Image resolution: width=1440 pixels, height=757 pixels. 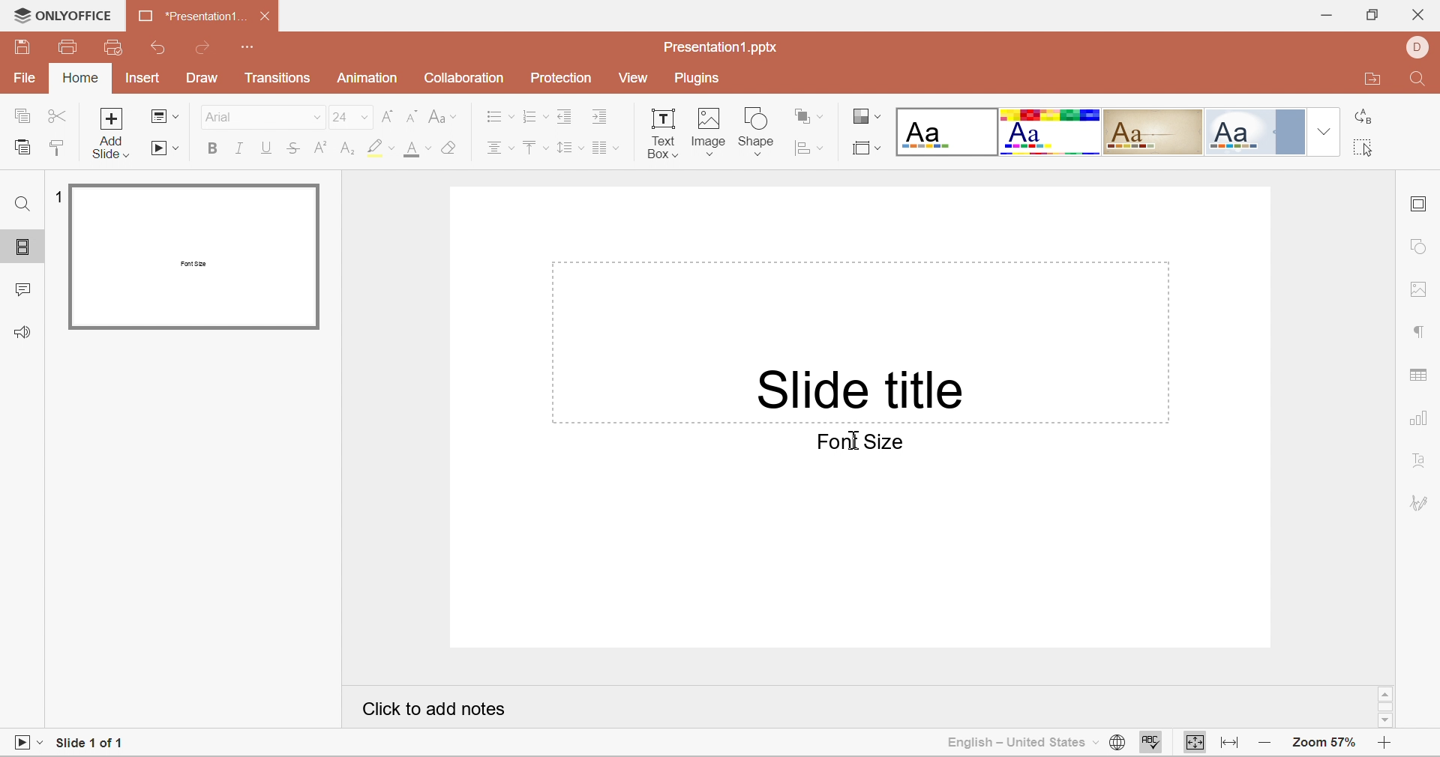 I want to click on Print, so click(x=68, y=47).